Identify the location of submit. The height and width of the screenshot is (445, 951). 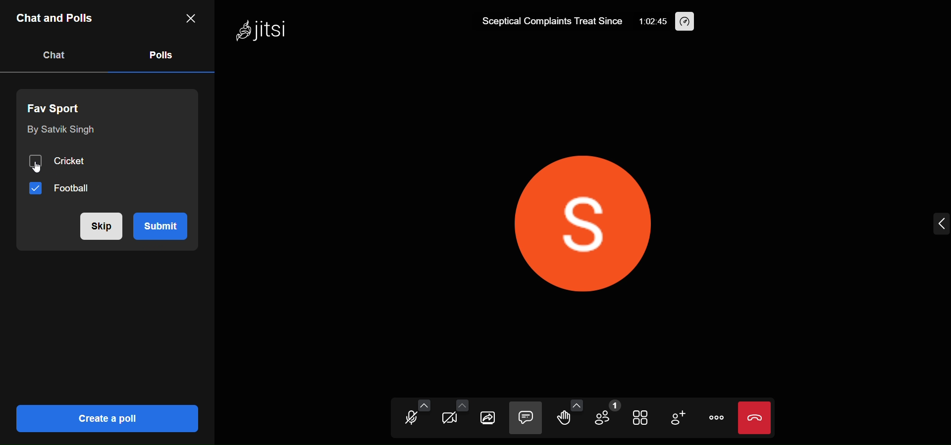
(166, 224).